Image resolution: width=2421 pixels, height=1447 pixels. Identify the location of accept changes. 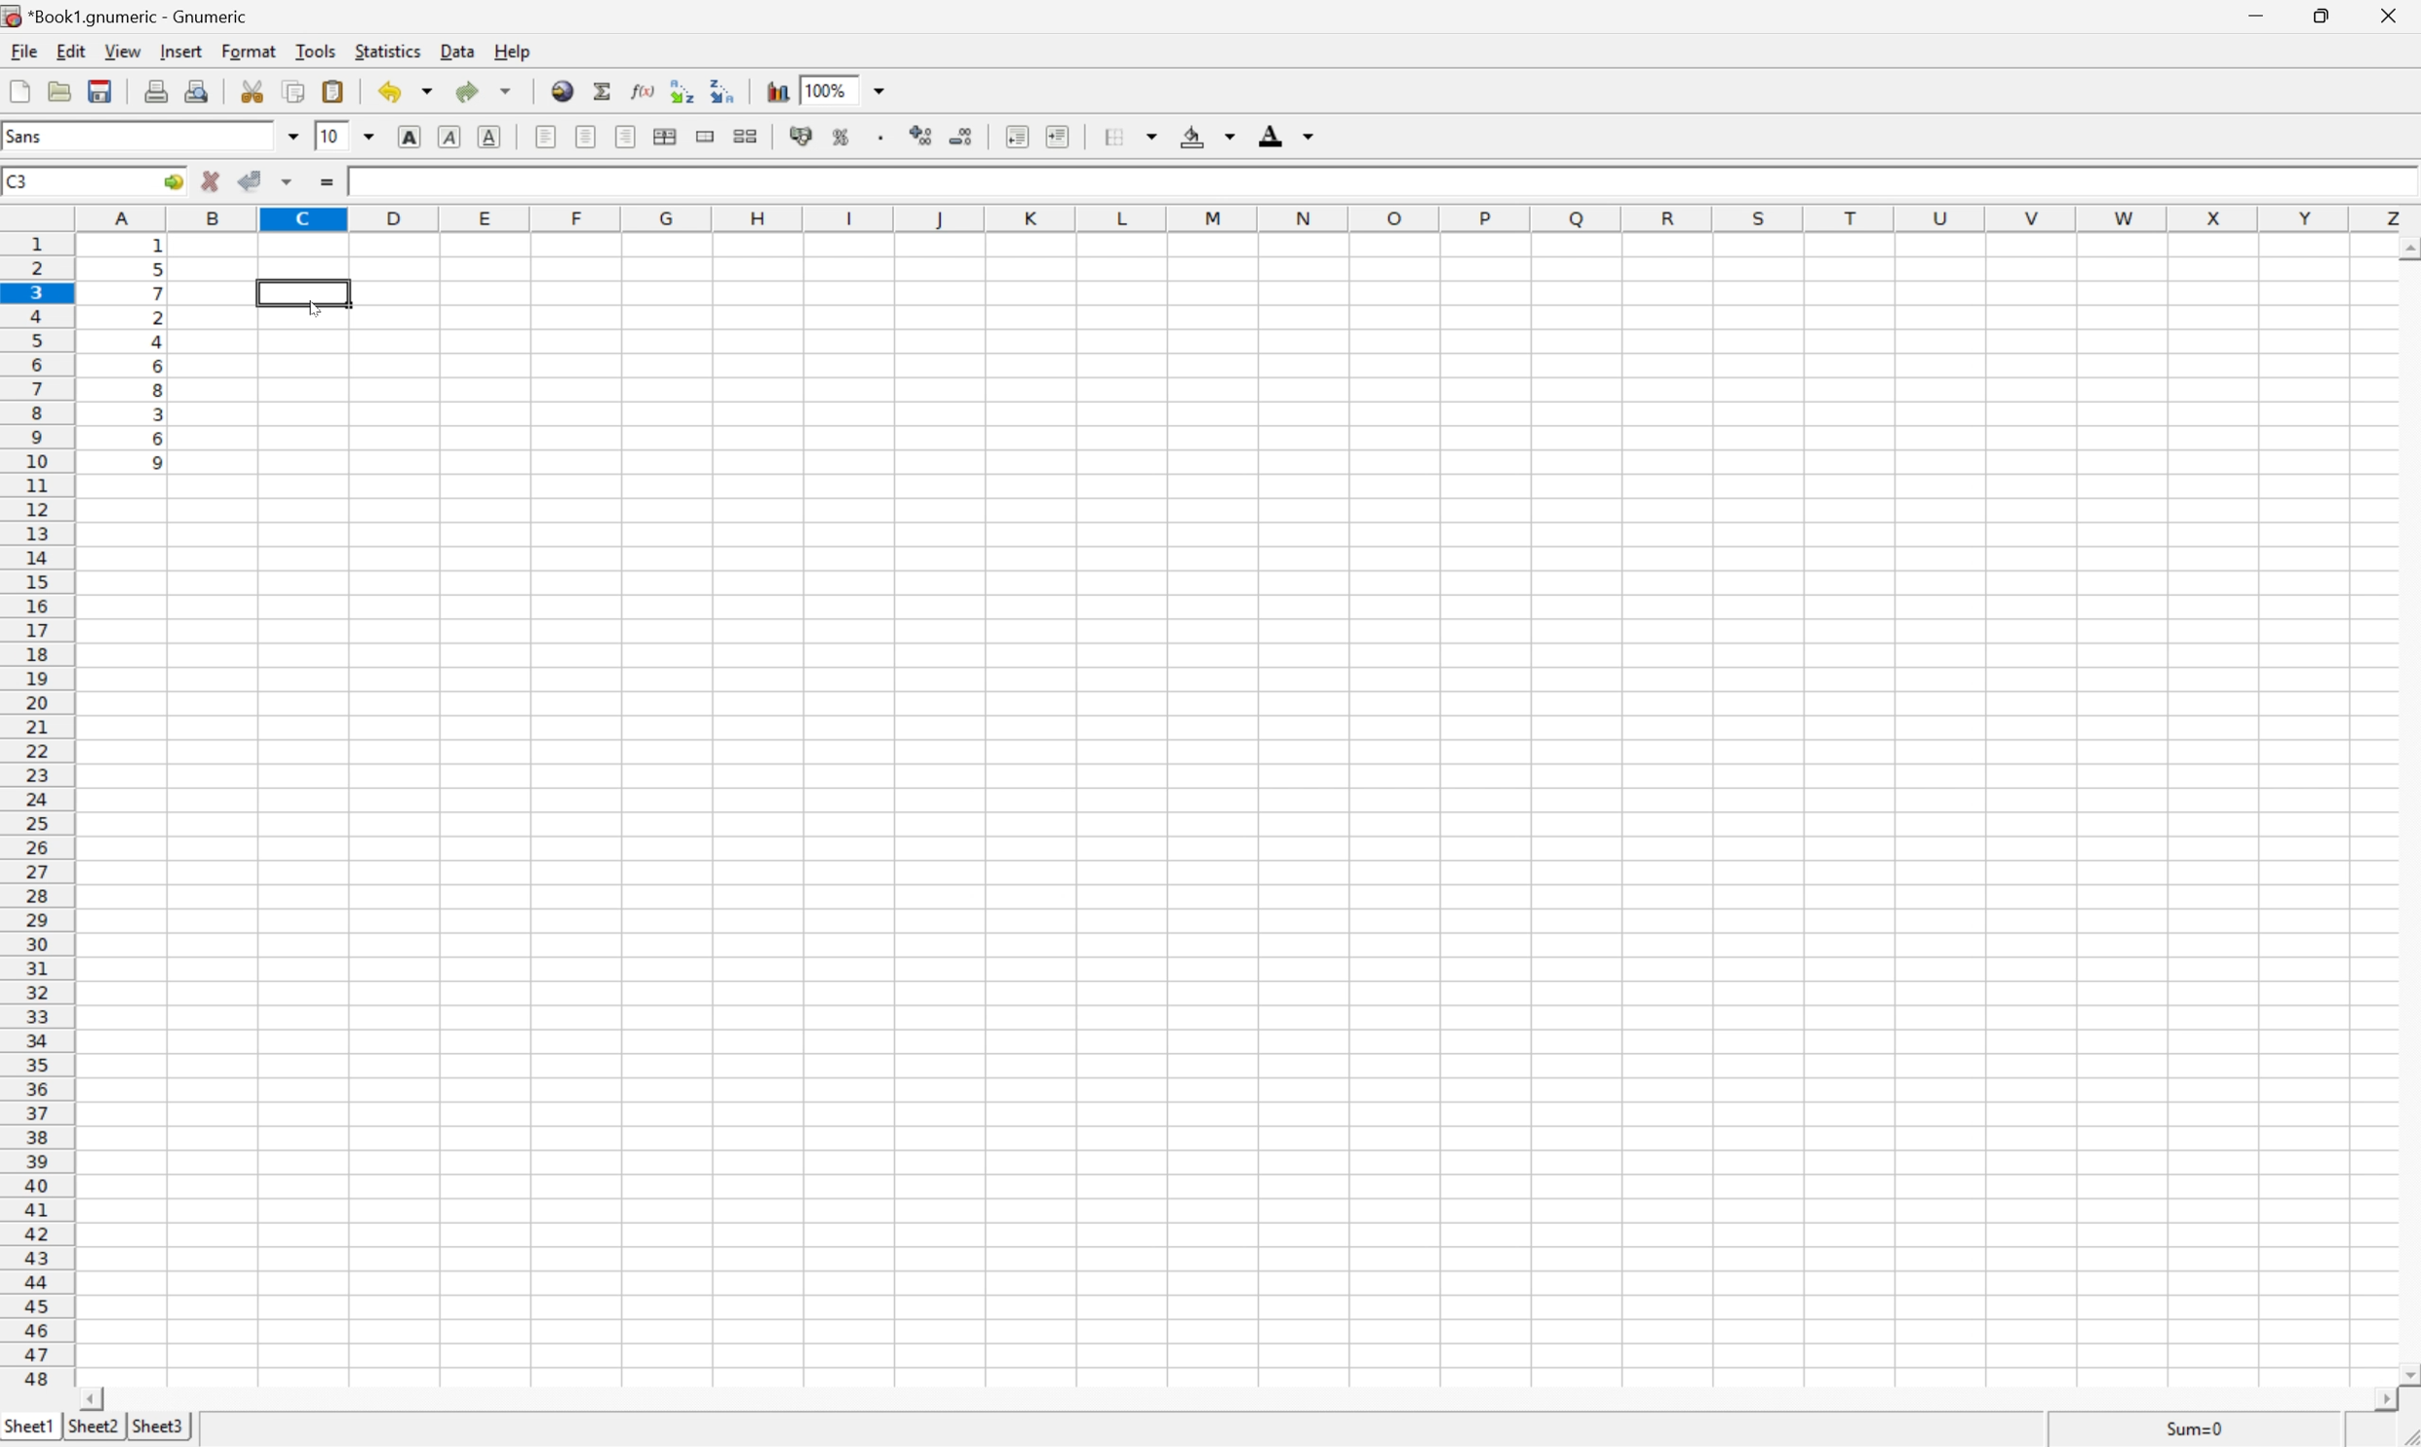
(250, 181).